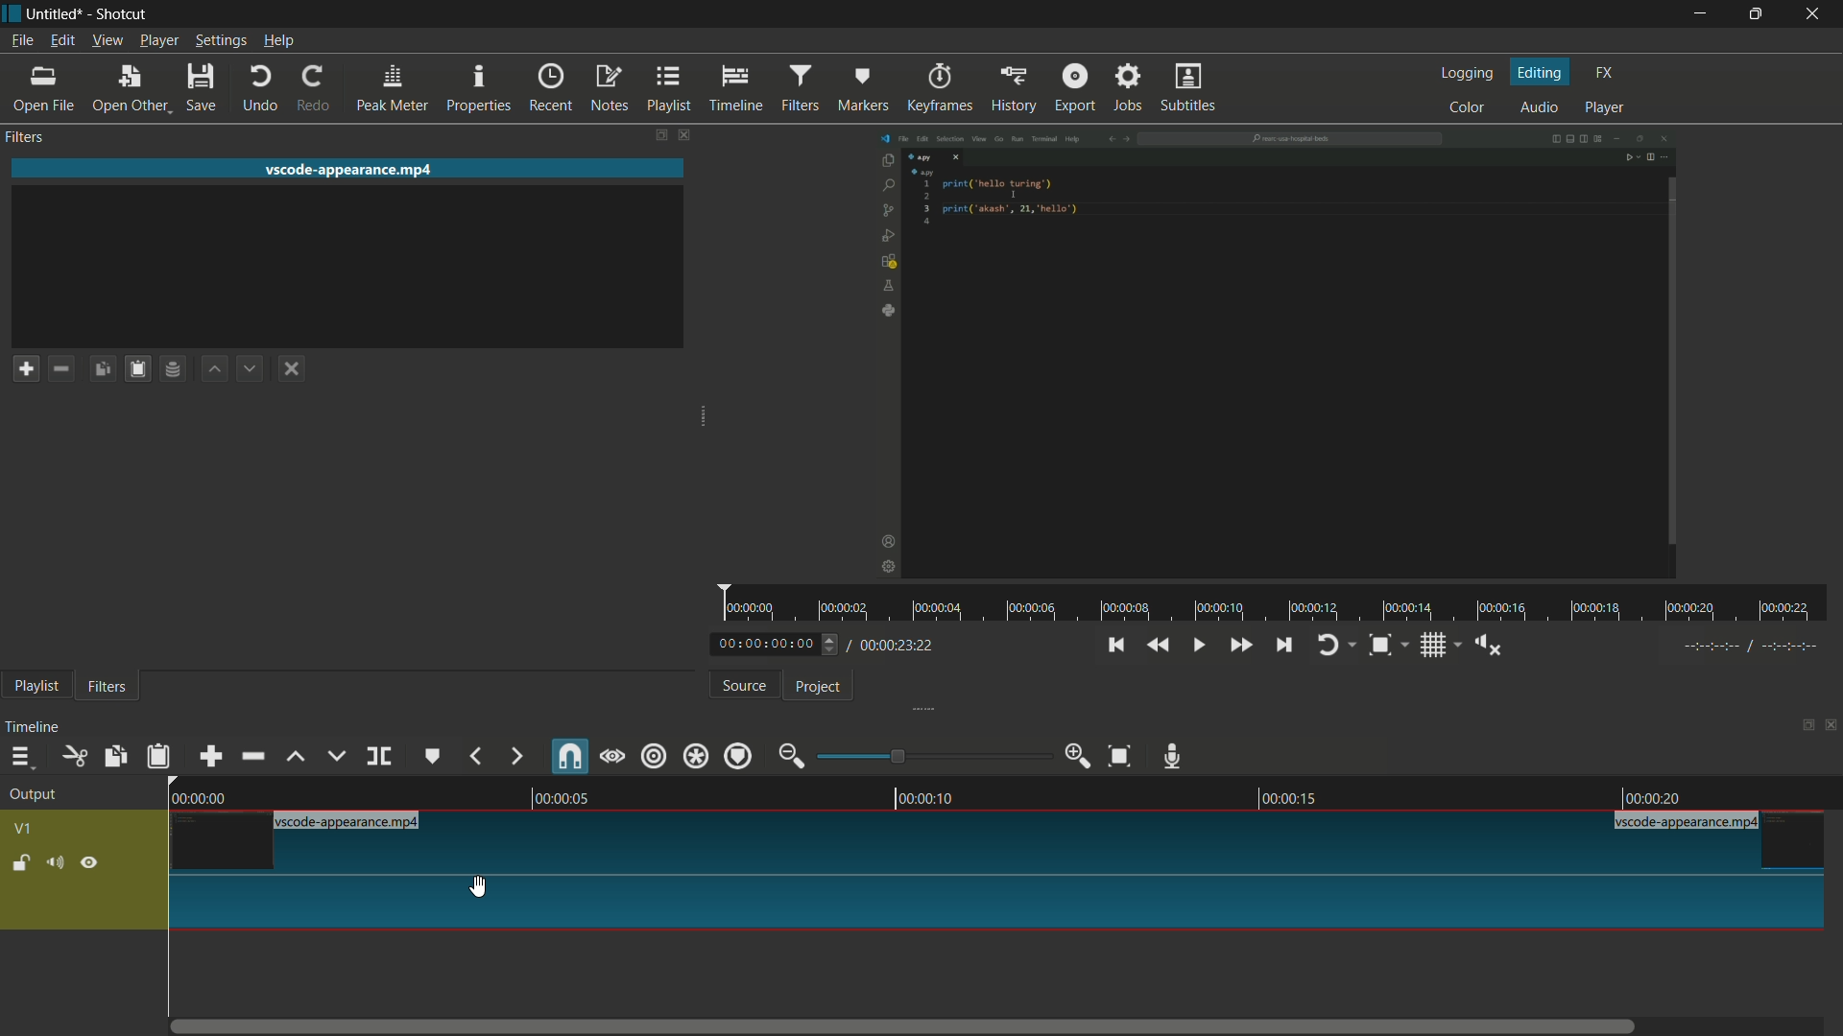 The image size is (1843, 1036). Describe the element at coordinates (89, 863) in the screenshot. I see `hide` at that location.